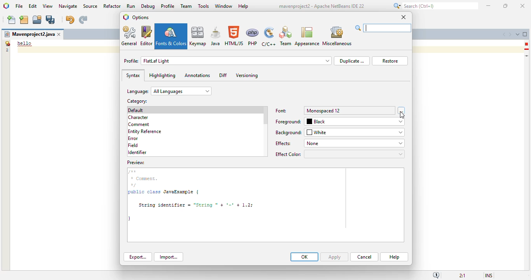  Describe the element at coordinates (138, 257) in the screenshot. I see `export` at that location.